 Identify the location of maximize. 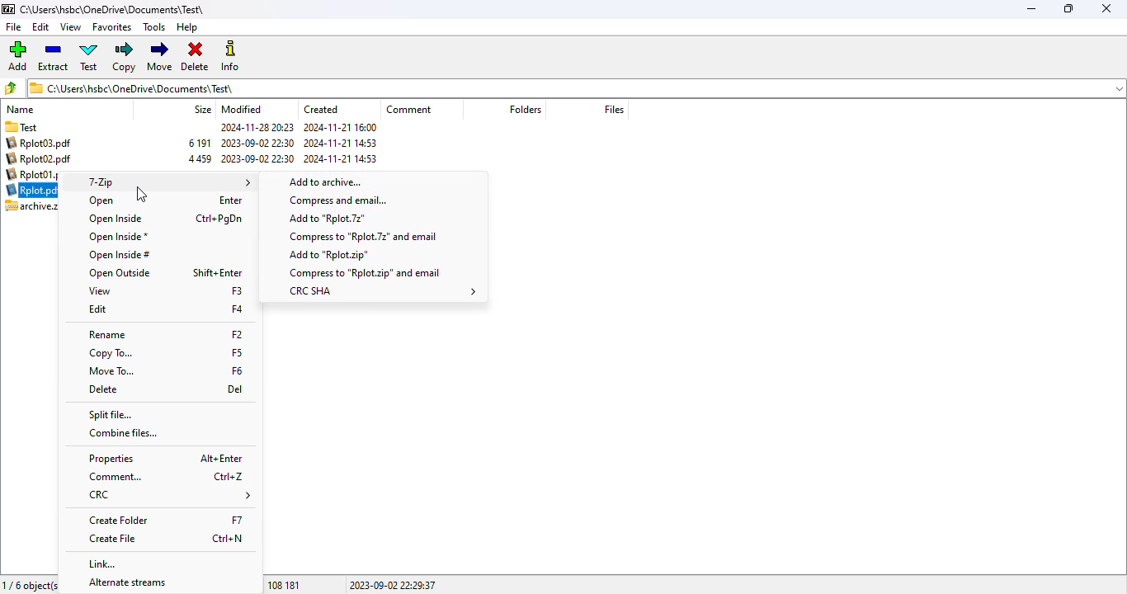
(1068, 7).